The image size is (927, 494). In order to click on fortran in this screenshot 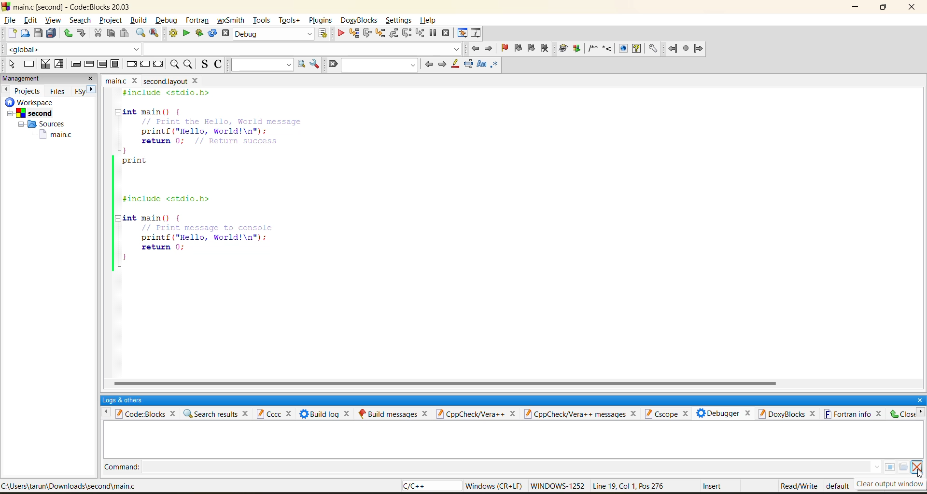, I will do `click(197, 20)`.